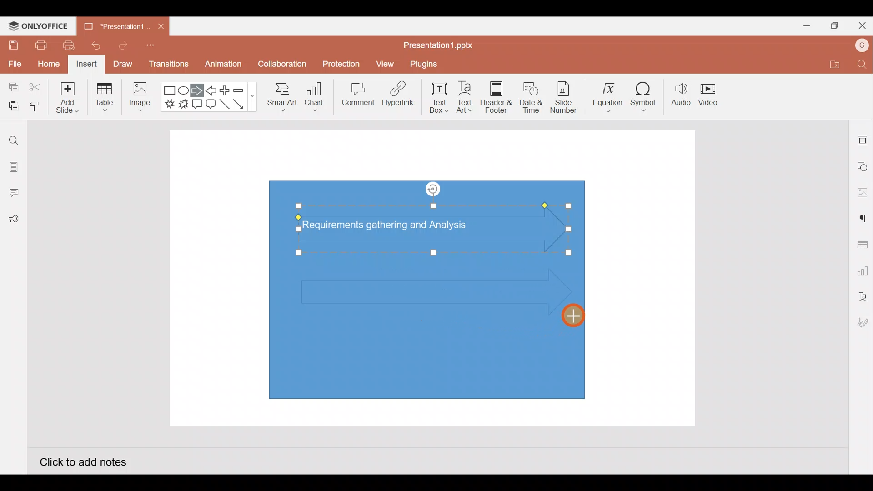 This screenshot has width=873, height=491. Describe the element at coordinates (120, 45) in the screenshot. I see `Redo` at that location.